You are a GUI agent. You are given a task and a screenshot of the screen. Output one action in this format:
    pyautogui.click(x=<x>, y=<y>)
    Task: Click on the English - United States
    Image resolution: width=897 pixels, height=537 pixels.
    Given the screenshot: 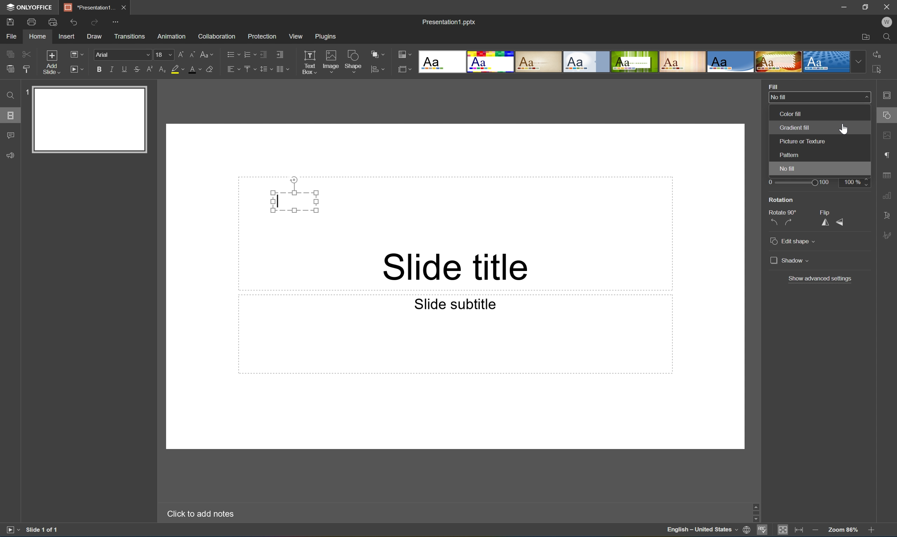 What is the action you would take?
    pyautogui.click(x=702, y=530)
    